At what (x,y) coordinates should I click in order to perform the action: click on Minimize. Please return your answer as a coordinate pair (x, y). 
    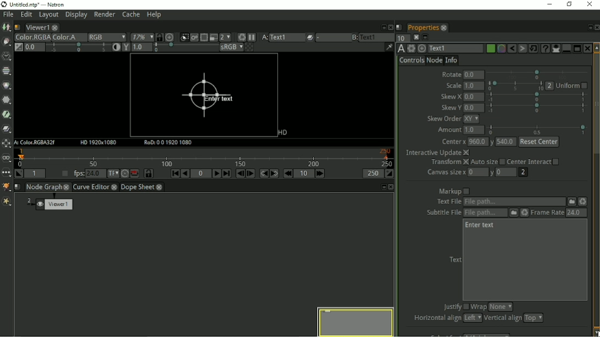
    Looking at the image, I should click on (551, 4).